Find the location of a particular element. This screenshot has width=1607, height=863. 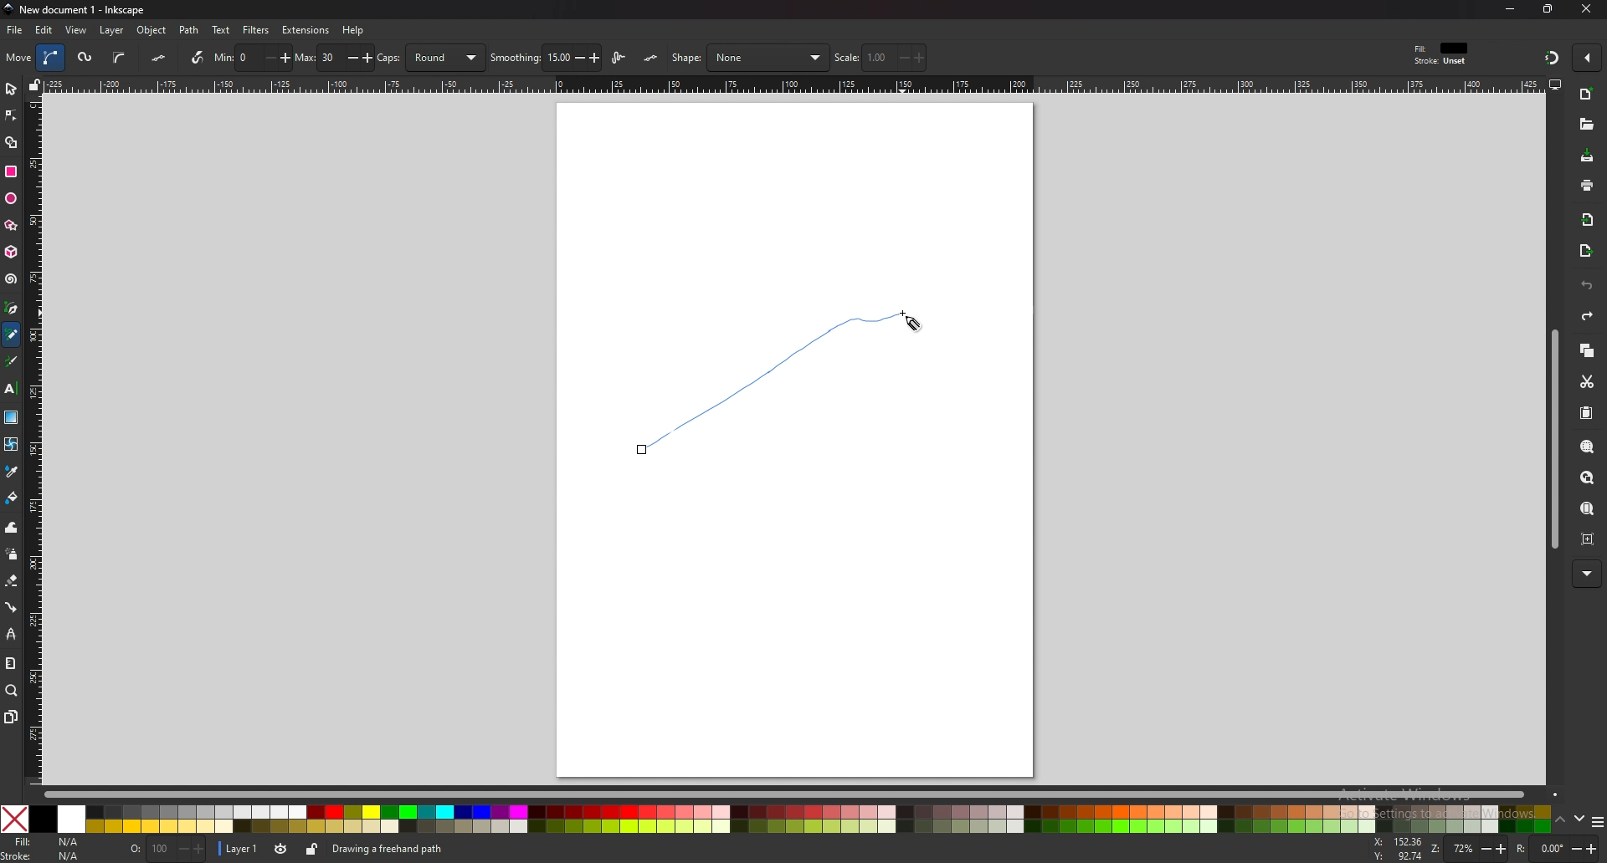

info is located at coordinates (394, 850).